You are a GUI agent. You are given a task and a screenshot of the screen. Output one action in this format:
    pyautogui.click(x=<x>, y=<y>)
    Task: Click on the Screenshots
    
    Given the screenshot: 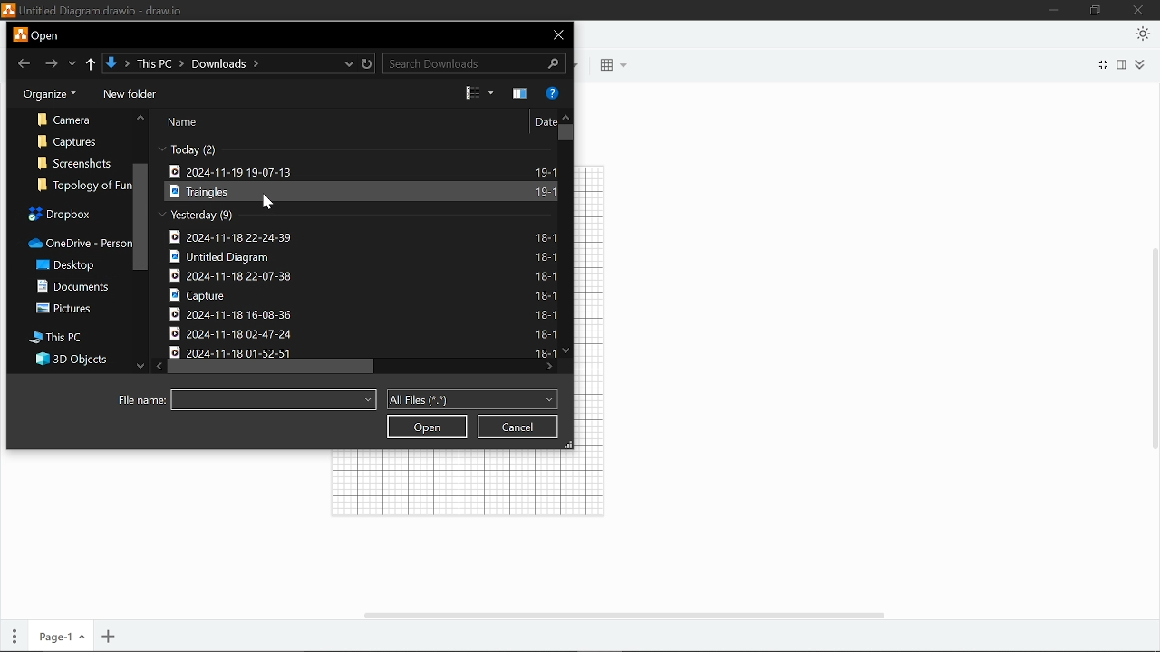 What is the action you would take?
    pyautogui.click(x=76, y=162)
    